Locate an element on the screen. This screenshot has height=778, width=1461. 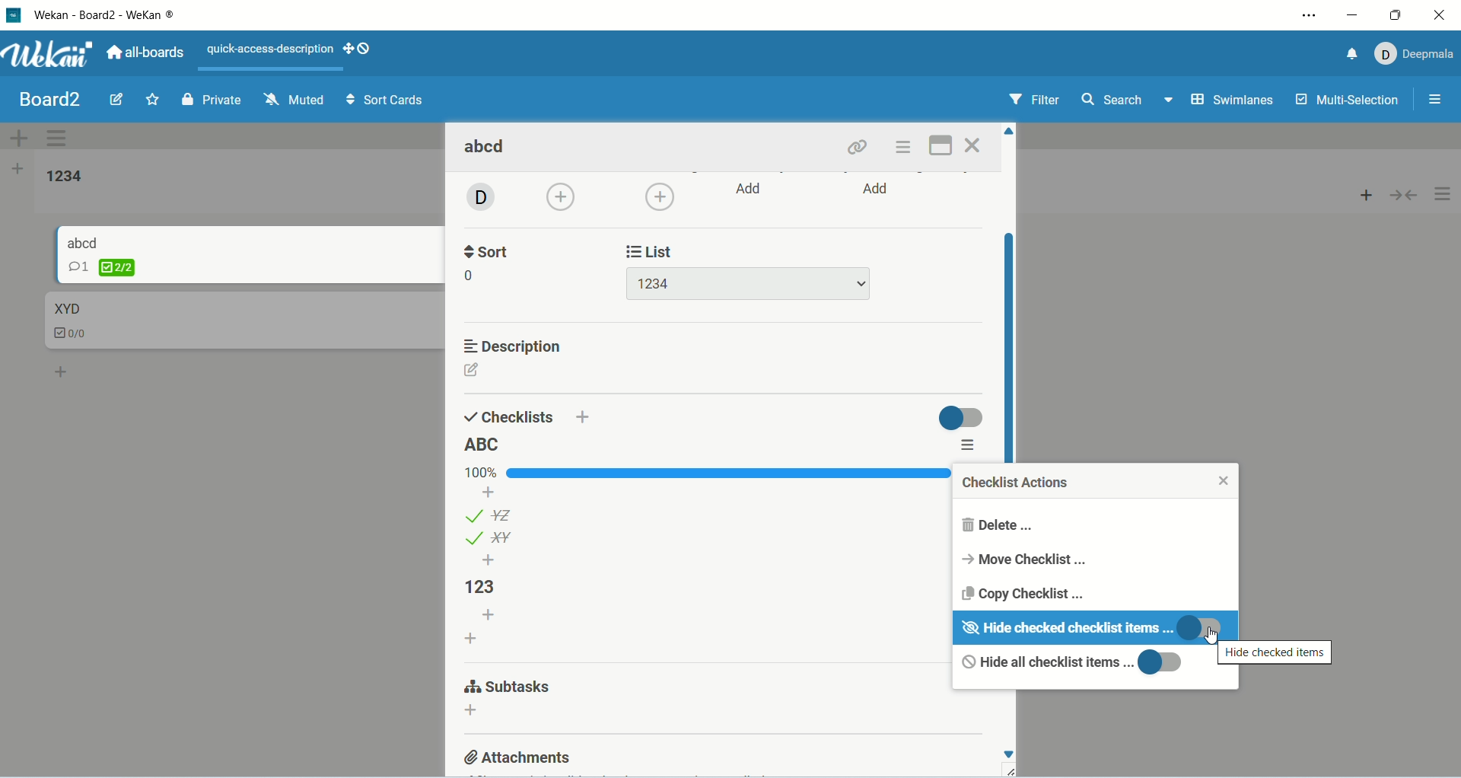
hide completed checklist items is located at coordinates (1062, 627).